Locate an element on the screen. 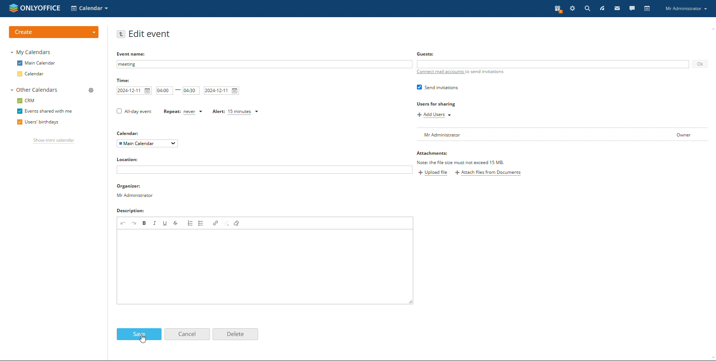  create is located at coordinates (53, 32).